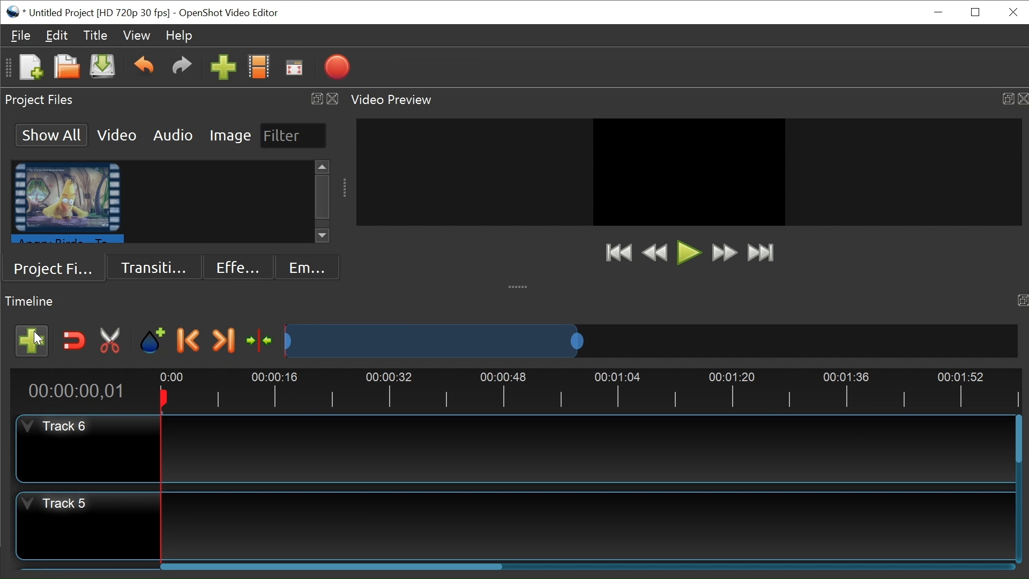  I want to click on Center timeline at playhead, so click(261, 339).